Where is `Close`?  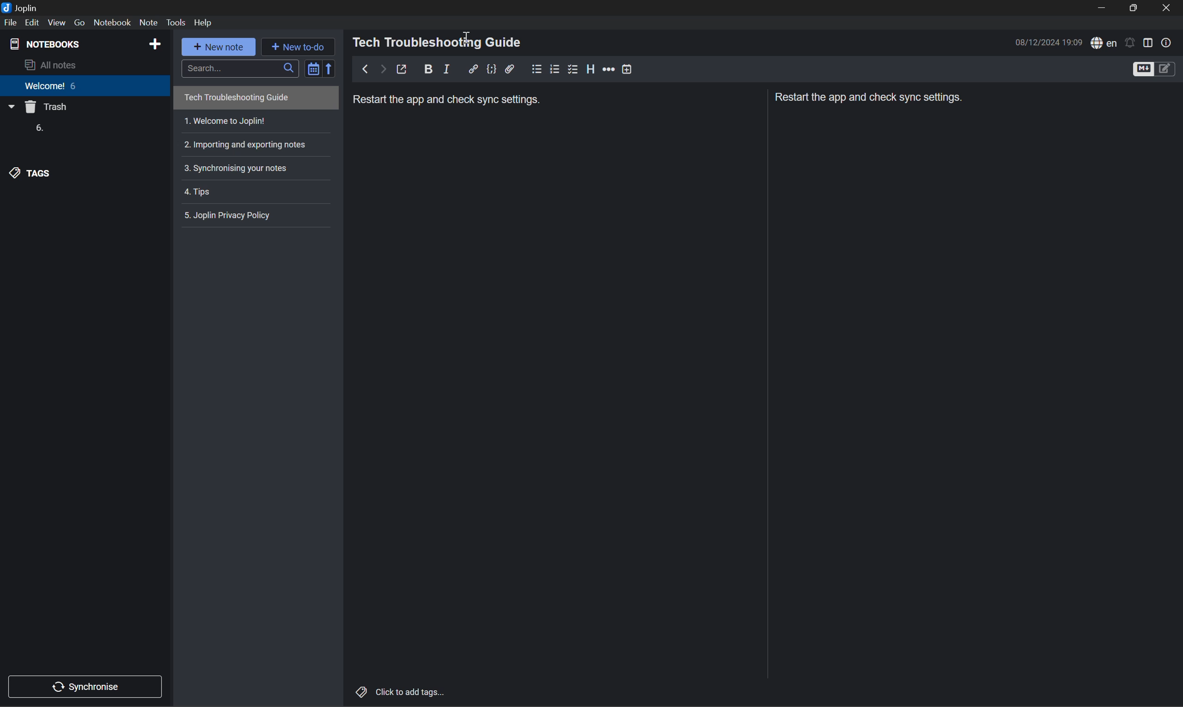
Close is located at coordinates (1168, 9).